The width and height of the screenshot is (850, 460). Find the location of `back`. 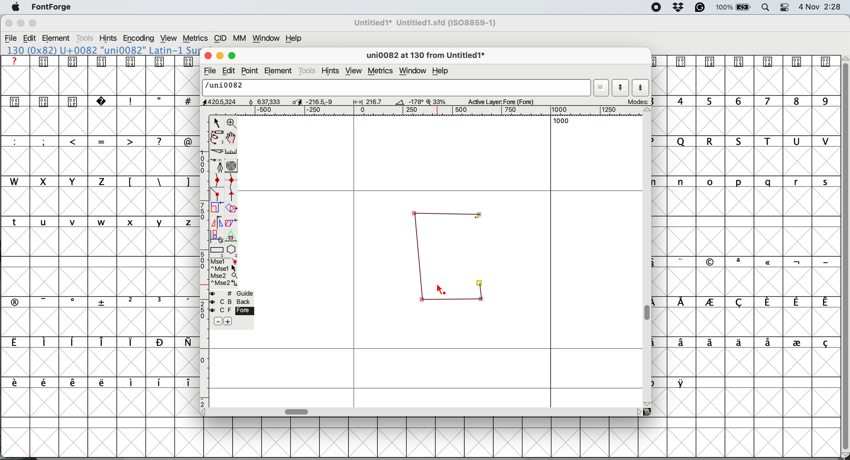

back is located at coordinates (232, 302).